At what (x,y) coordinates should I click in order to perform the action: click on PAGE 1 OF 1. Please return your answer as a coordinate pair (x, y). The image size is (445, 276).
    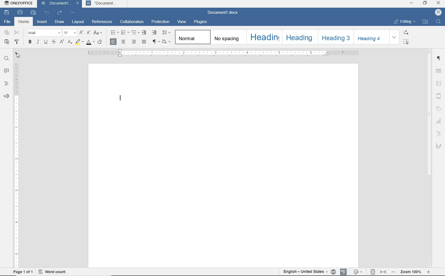
    Looking at the image, I should click on (22, 272).